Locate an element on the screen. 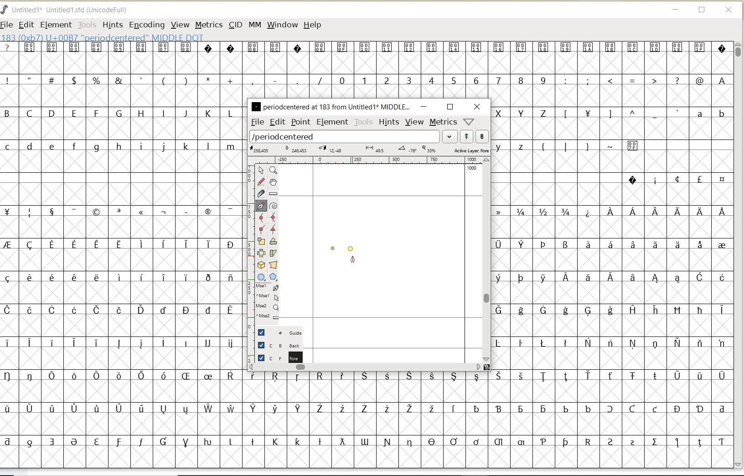 The width and height of the screenshot is (744, 476). minimize is located at coordinates (424, 107).